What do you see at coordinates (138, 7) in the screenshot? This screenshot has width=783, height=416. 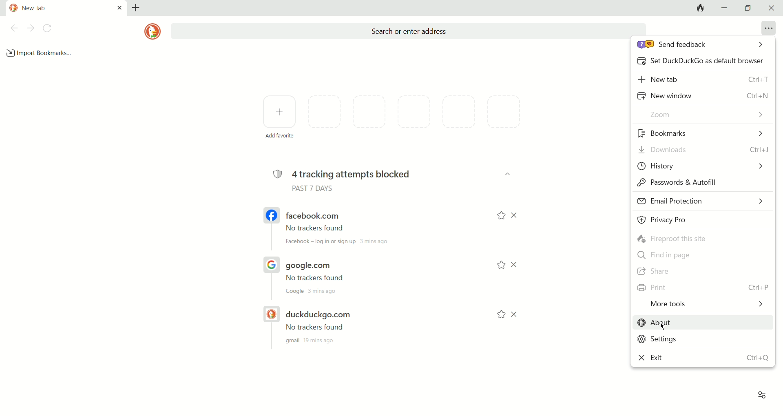 I see `add tab` at bounding box center [138, 7].